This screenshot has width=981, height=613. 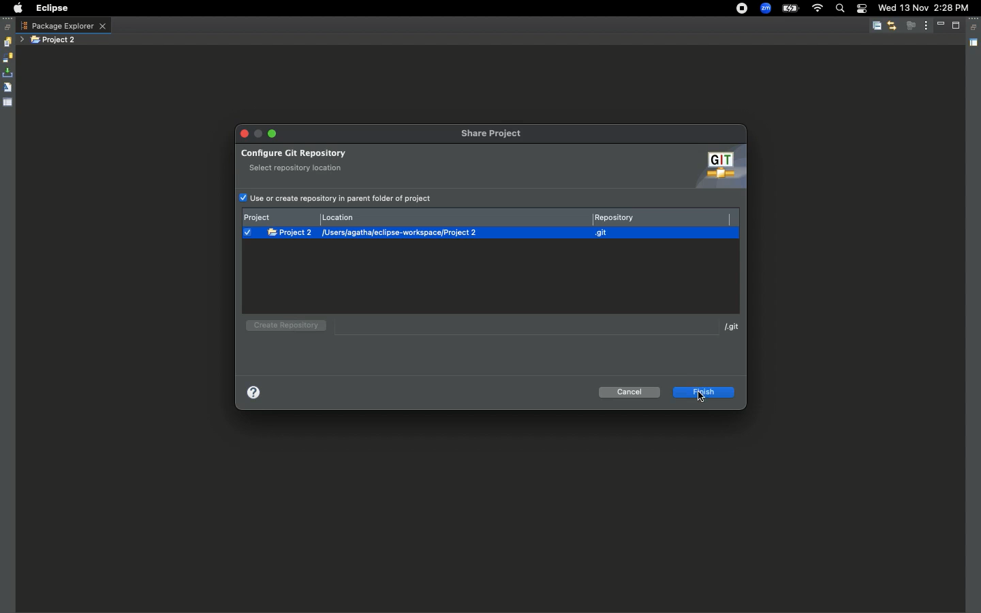 What do you see at coordinates (7, 42) in the screenshot?
I see `History` at bounding box center [7, 42].